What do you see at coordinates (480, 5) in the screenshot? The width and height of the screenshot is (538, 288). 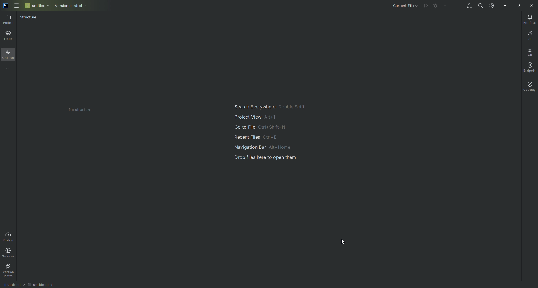 I see `Search` at bounding box center [480, 5].